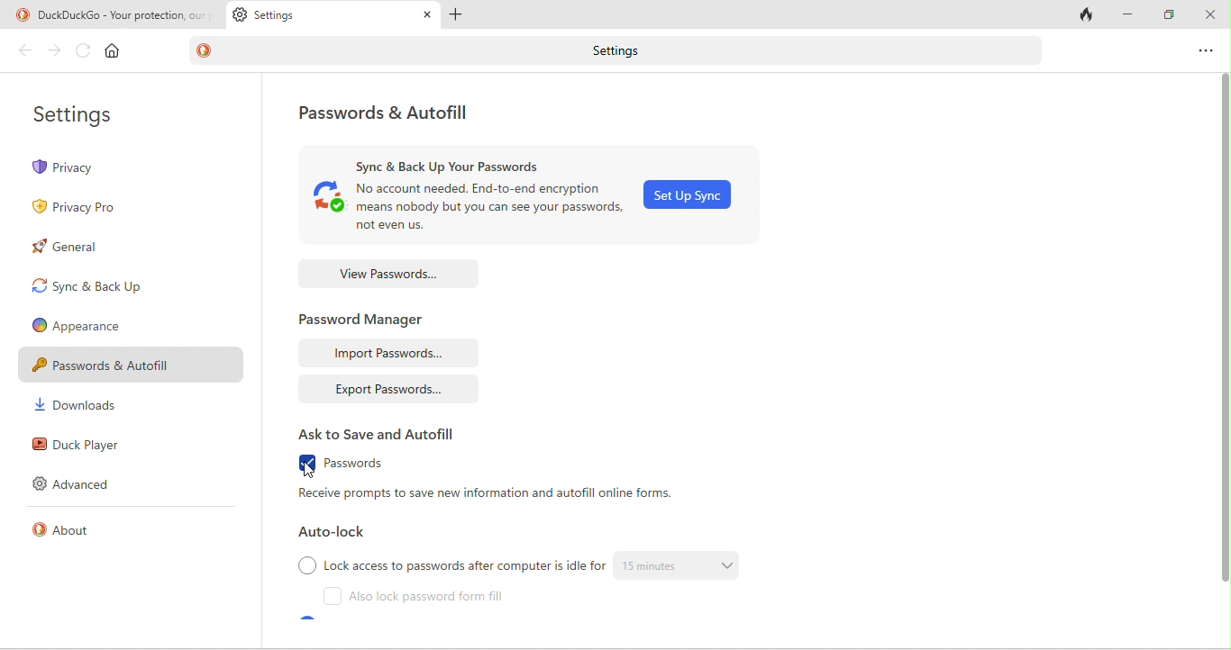 The height and width of the screenshot is (650, 1231). What do you see at coordinates (1204, 51) in the screenshot?
I see `option` at bounding box center [1204, 51].